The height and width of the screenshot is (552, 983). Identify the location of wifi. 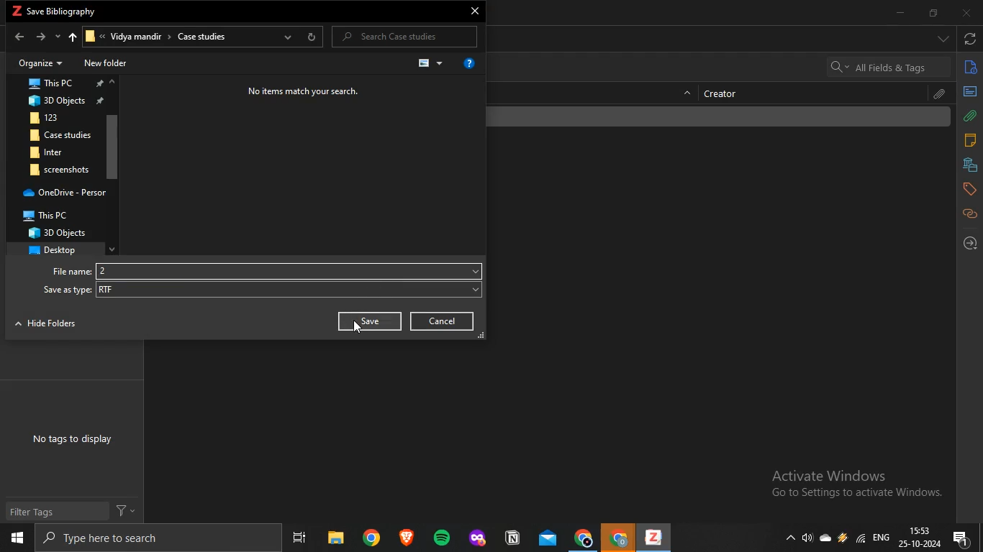
(861, 538).